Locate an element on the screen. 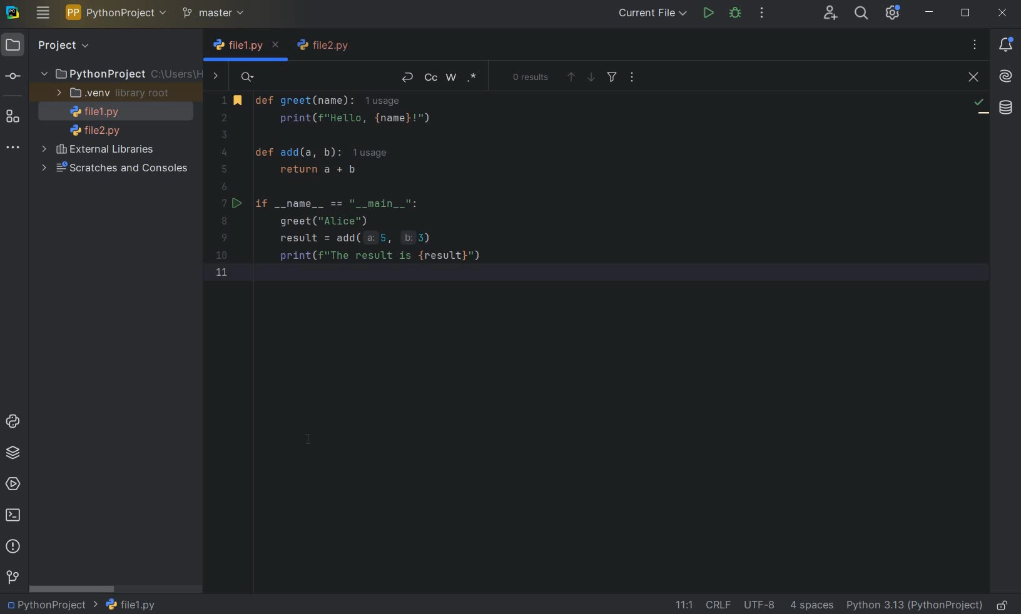 The image size is (1021, 614). SHOW REPLACE FIELDS is located at coordinates (218, 78).